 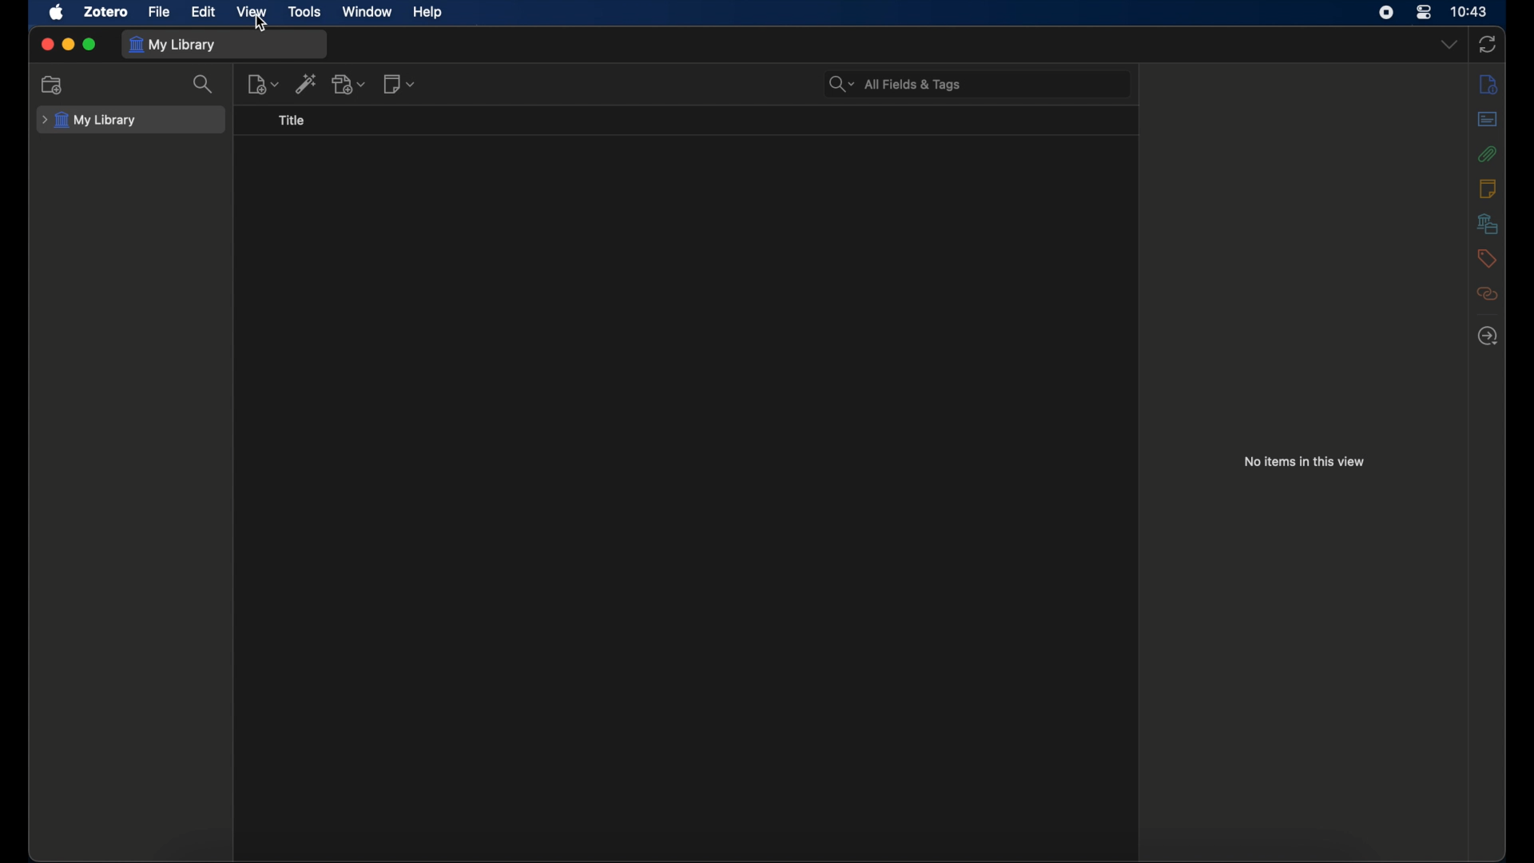 What do you see at coordinates (205, 84) in the screenshot?
I see `search` at bounding box center [205, 84].